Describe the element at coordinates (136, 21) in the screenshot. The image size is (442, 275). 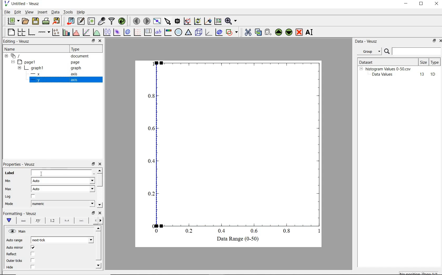
I see `move to previous page` at that location.